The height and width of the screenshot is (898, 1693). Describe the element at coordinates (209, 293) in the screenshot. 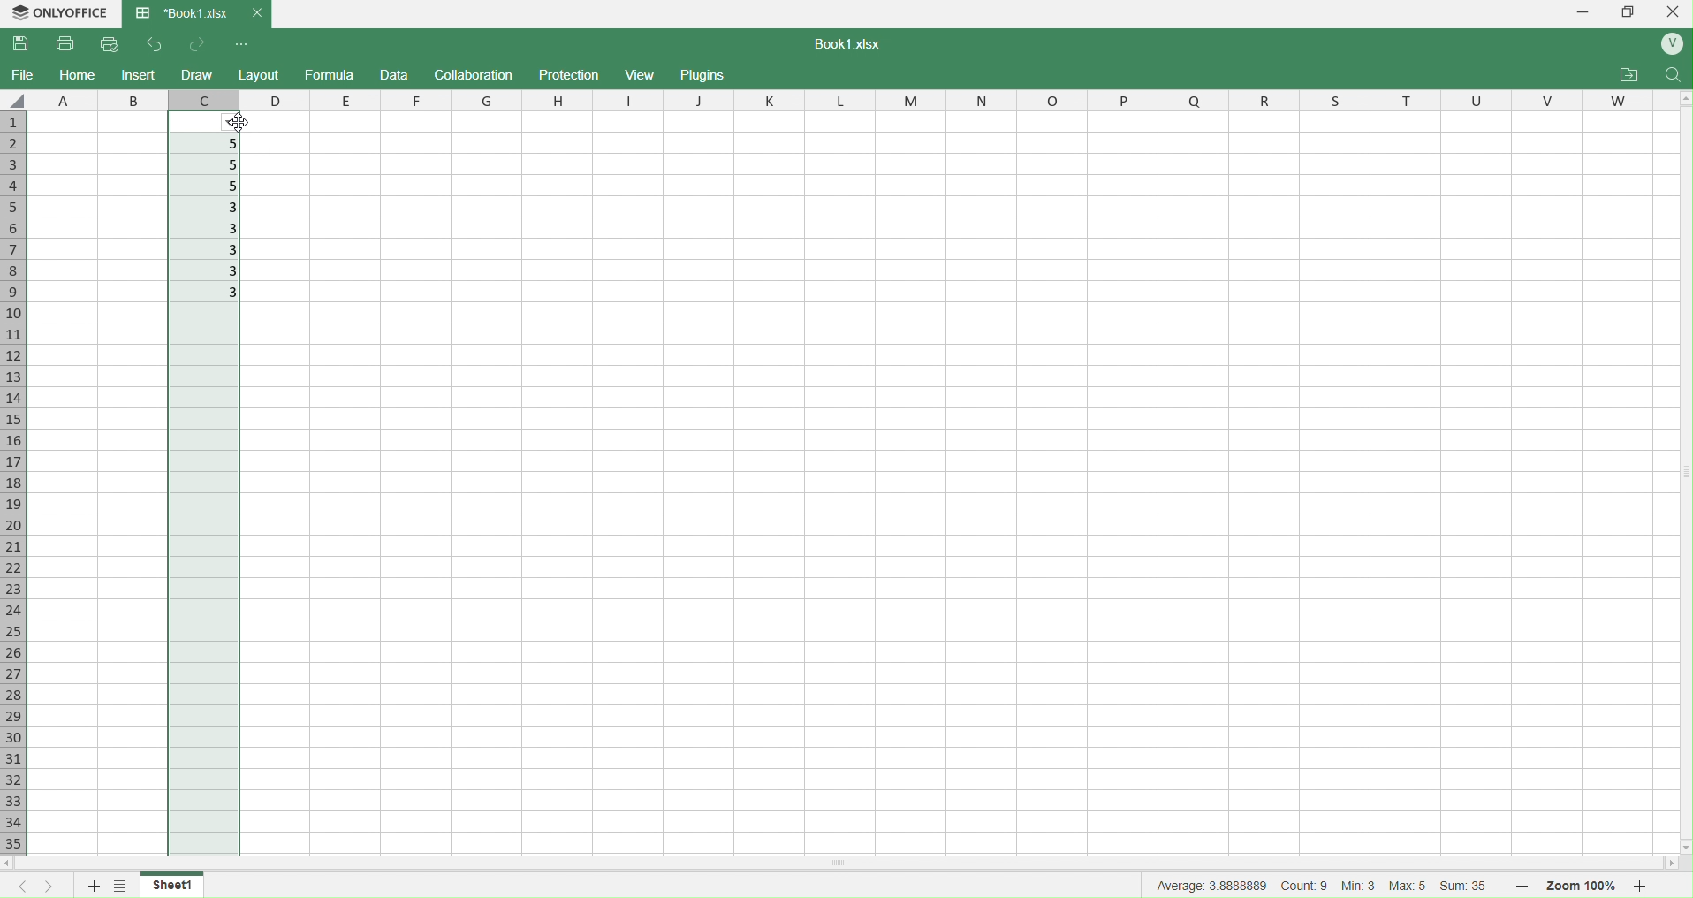

I see `3` at that location.